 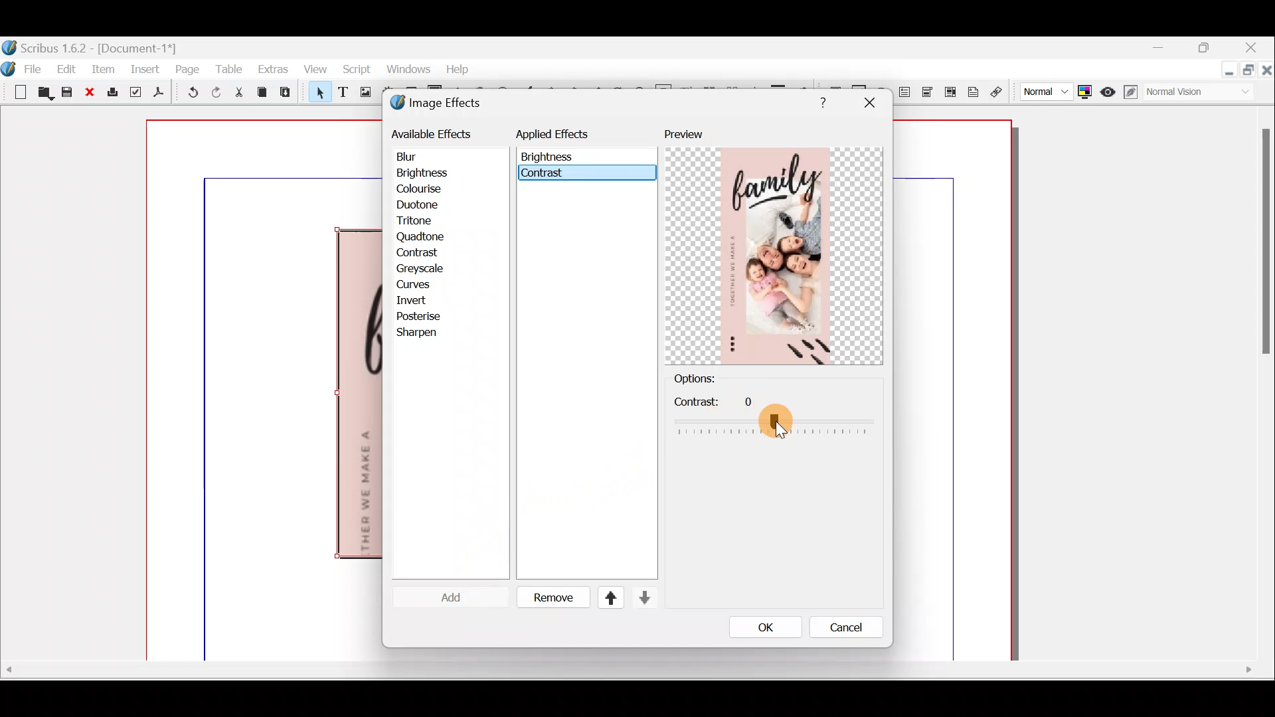 I want to click on PDF combo box, so click(x=928, y=92).